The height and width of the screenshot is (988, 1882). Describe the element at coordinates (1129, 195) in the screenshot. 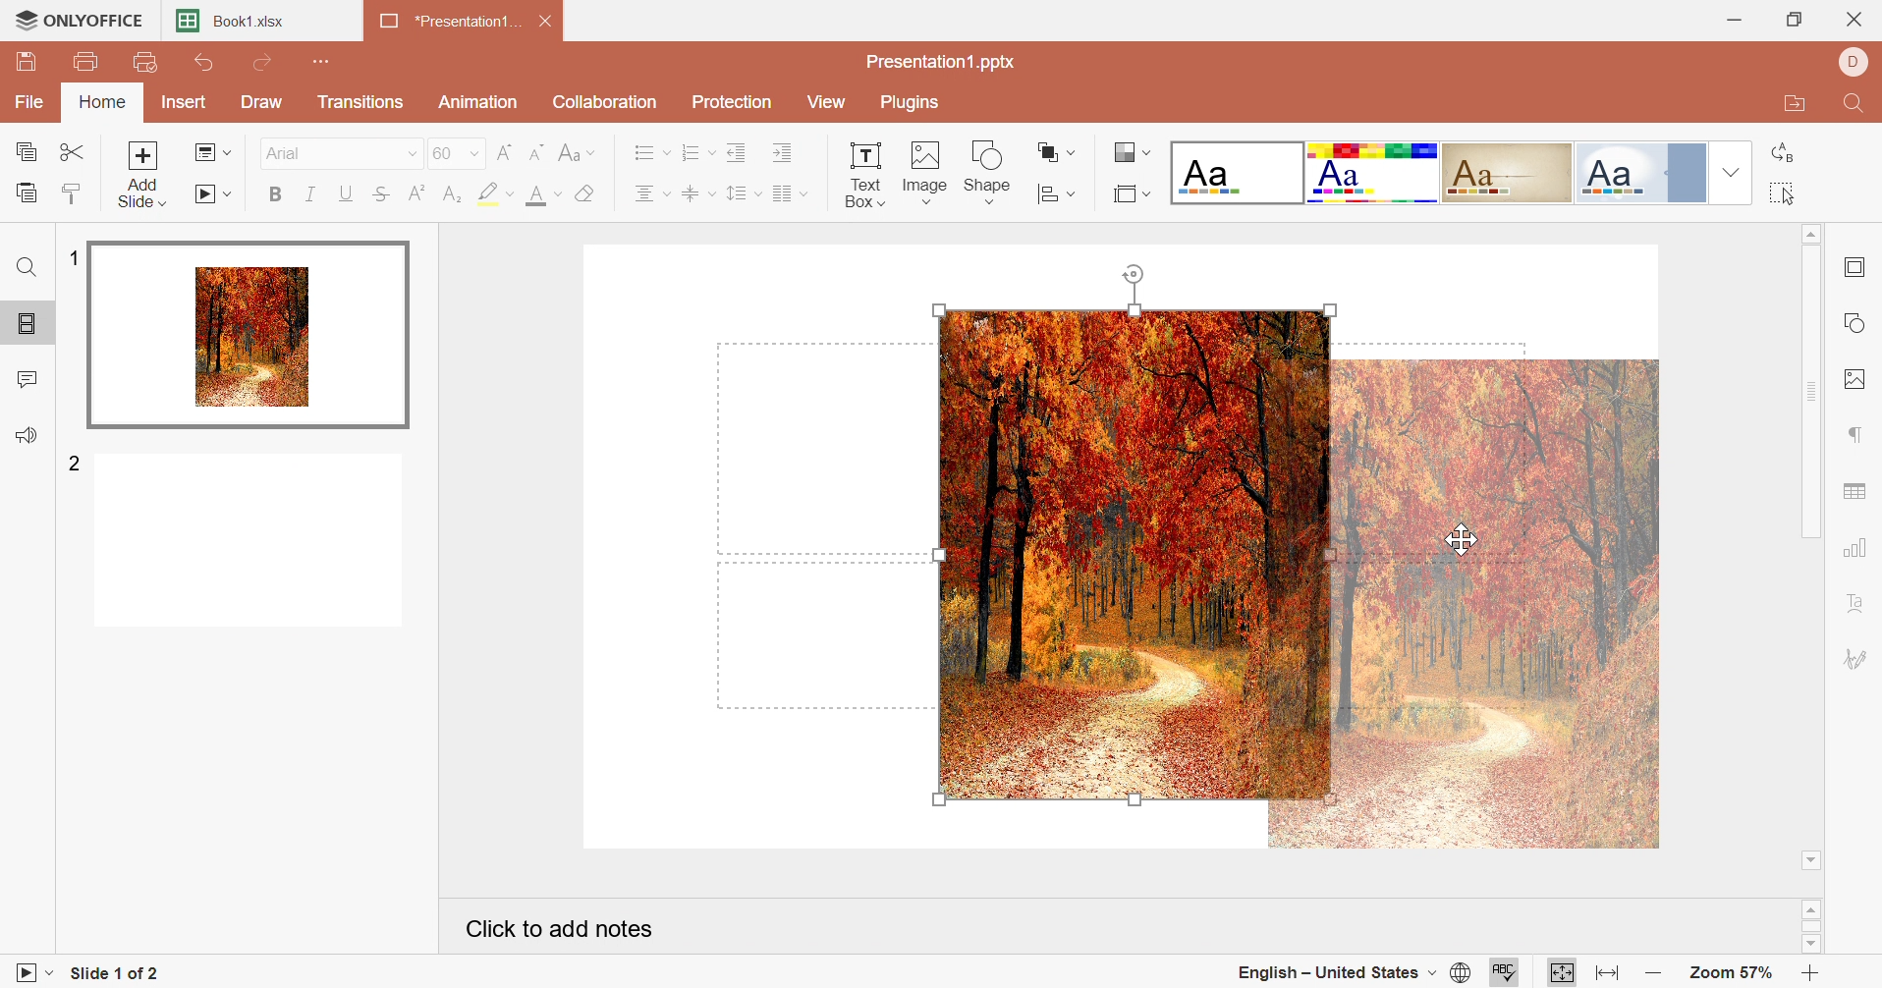

I see `Select slide size` at that location.